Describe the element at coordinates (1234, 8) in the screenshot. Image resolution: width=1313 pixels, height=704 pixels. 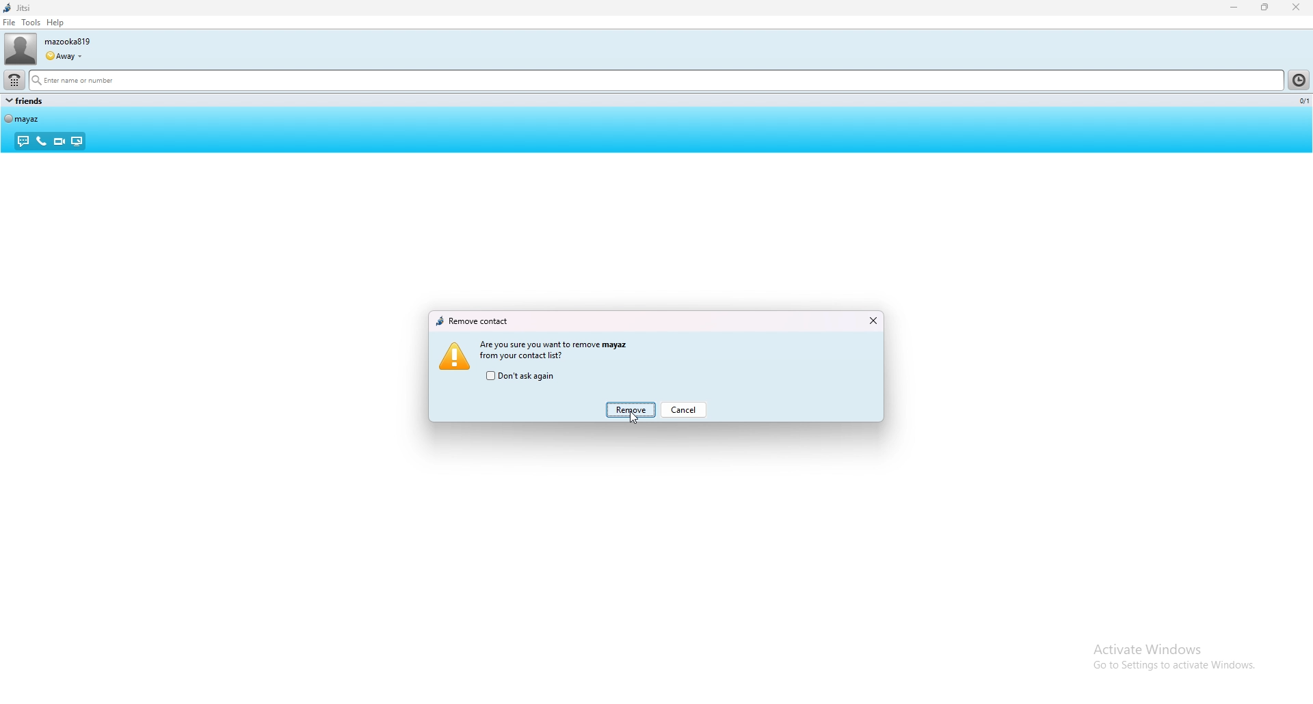
I see `minimize` at that location.